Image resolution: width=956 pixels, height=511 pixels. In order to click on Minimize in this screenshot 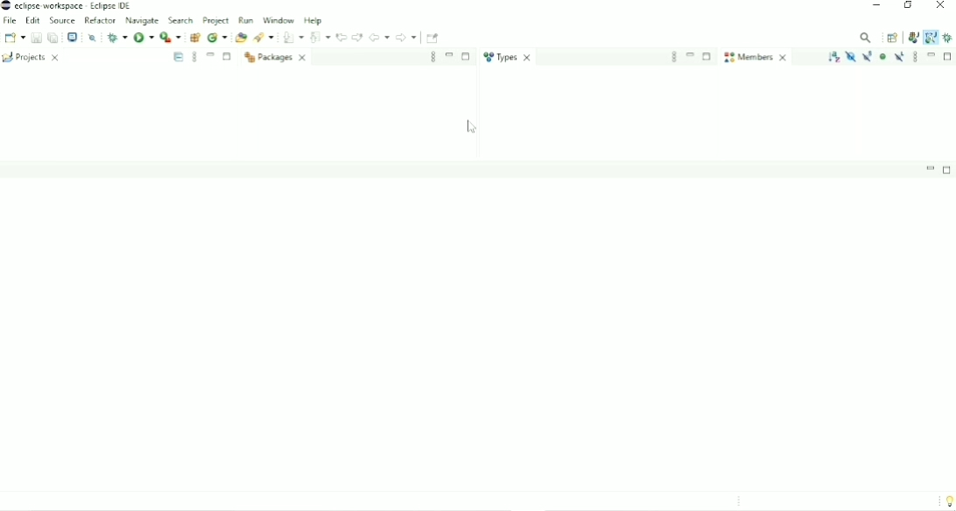, I will do `click(931, 55)`.